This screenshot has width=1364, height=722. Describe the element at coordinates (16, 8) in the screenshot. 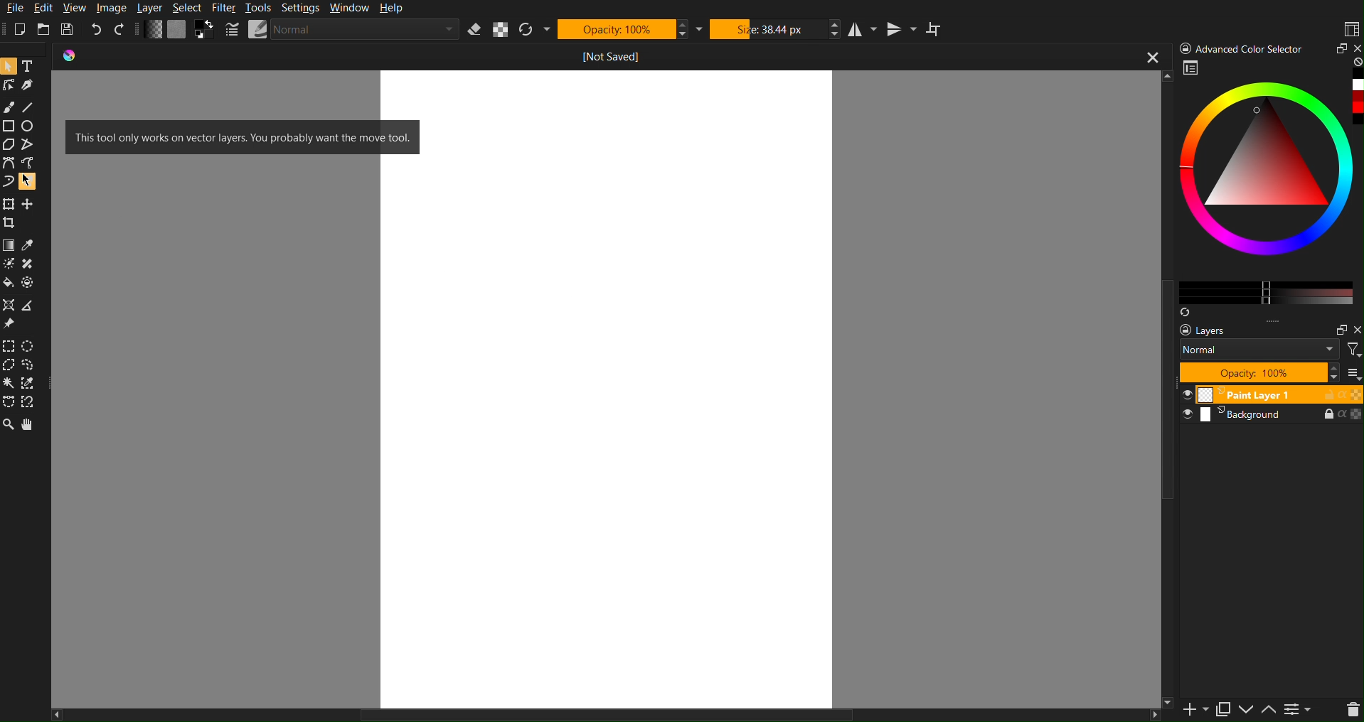

I see `FIle` at that location.